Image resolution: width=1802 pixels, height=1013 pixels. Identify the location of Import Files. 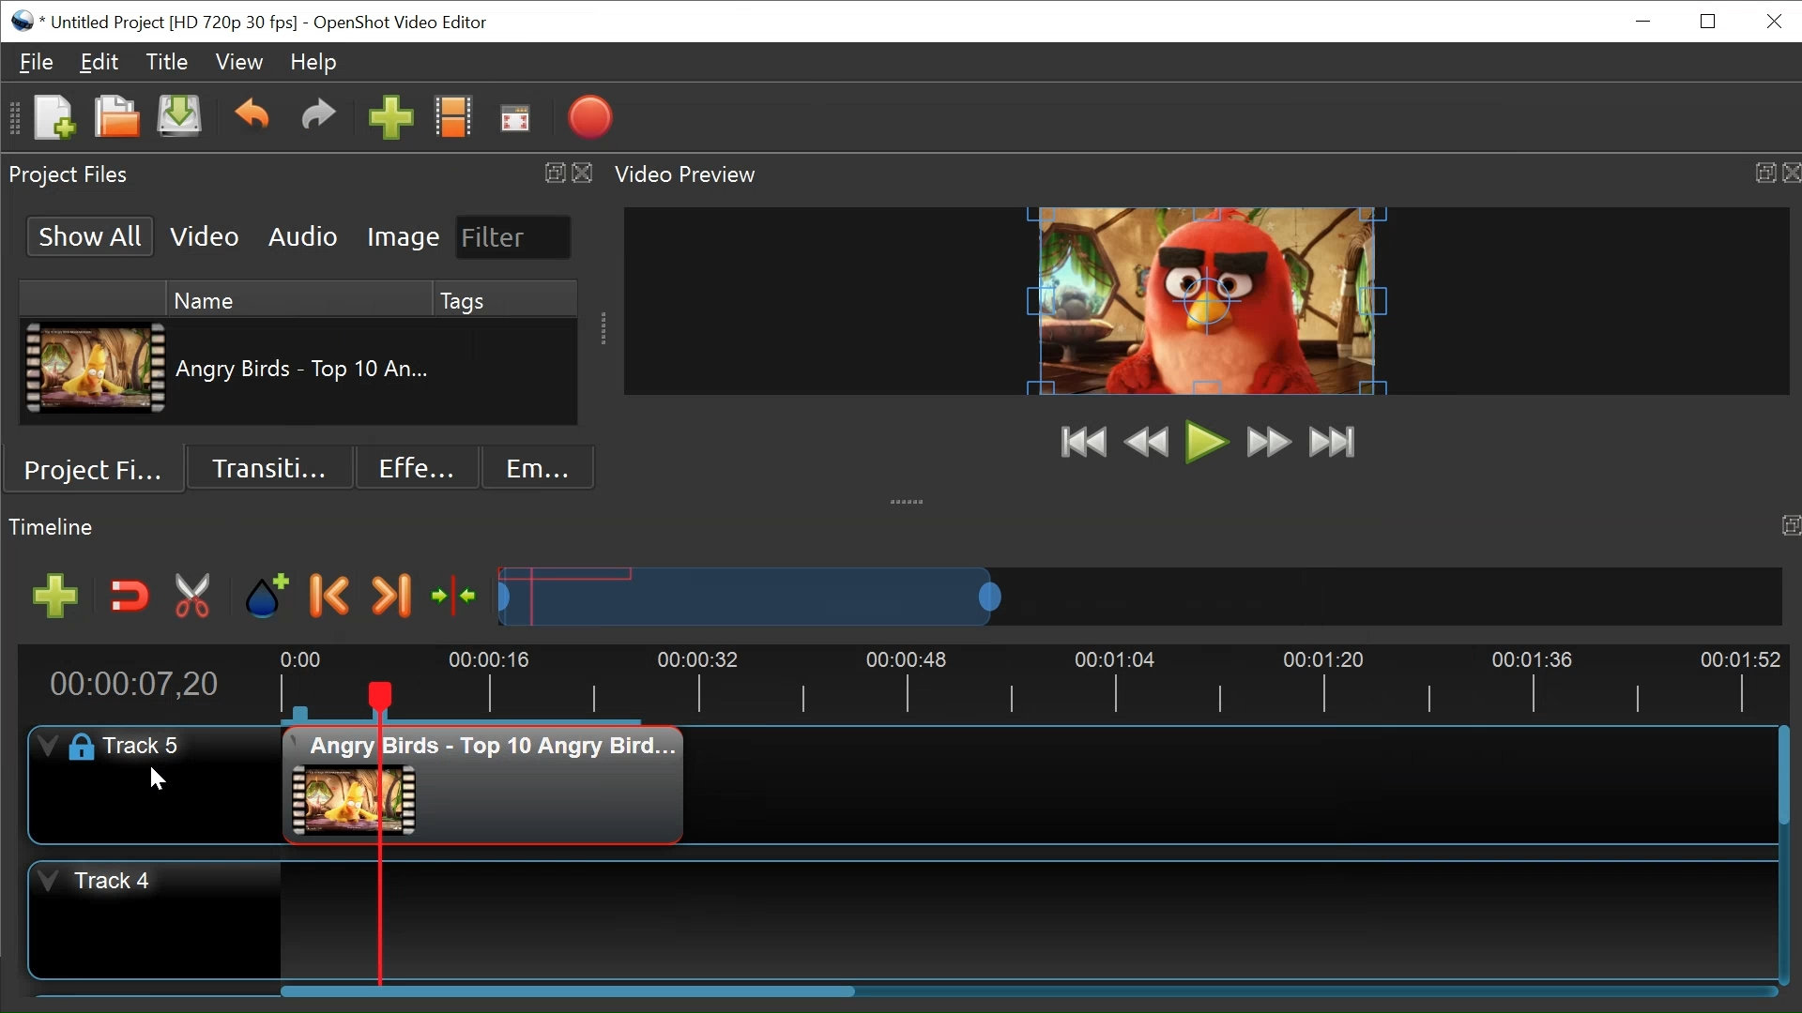
(389, 120).